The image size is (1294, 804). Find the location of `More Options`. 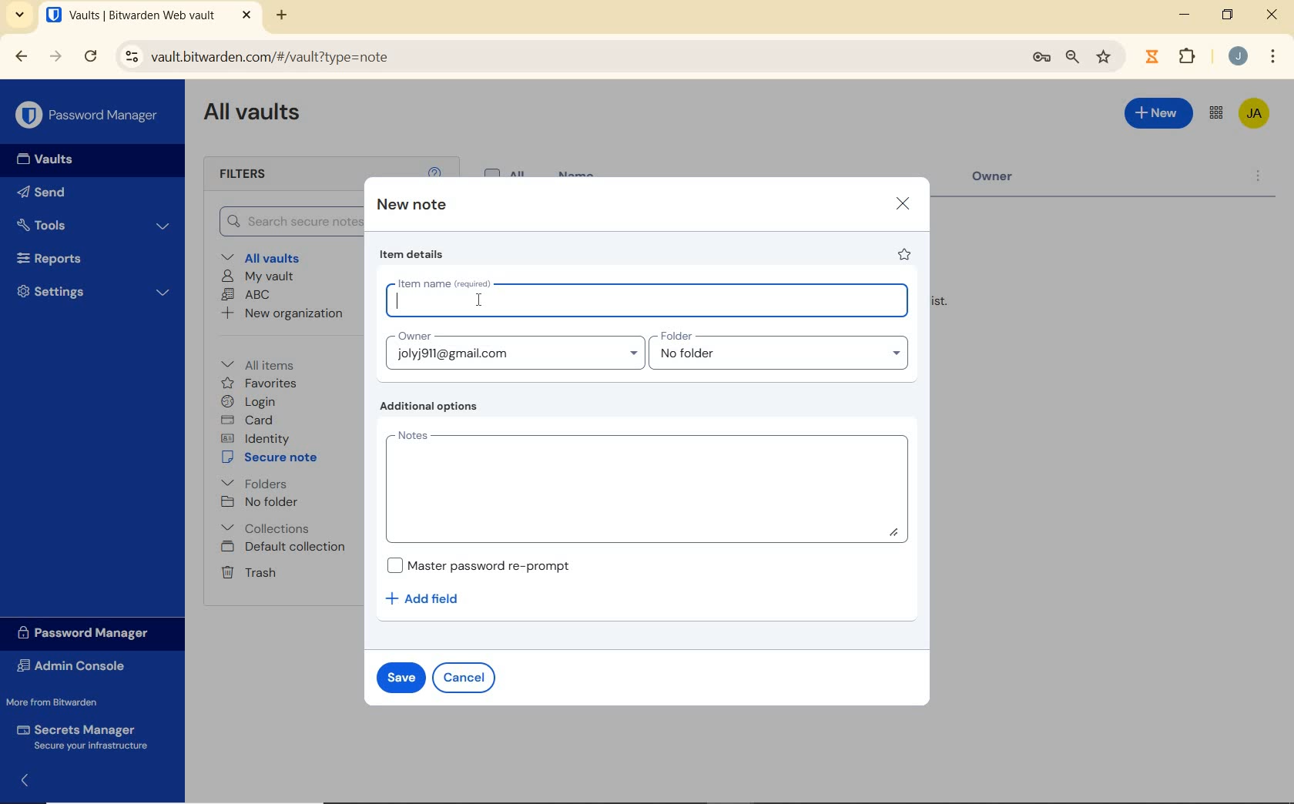

More Options is located at coordinates (1272, 58).